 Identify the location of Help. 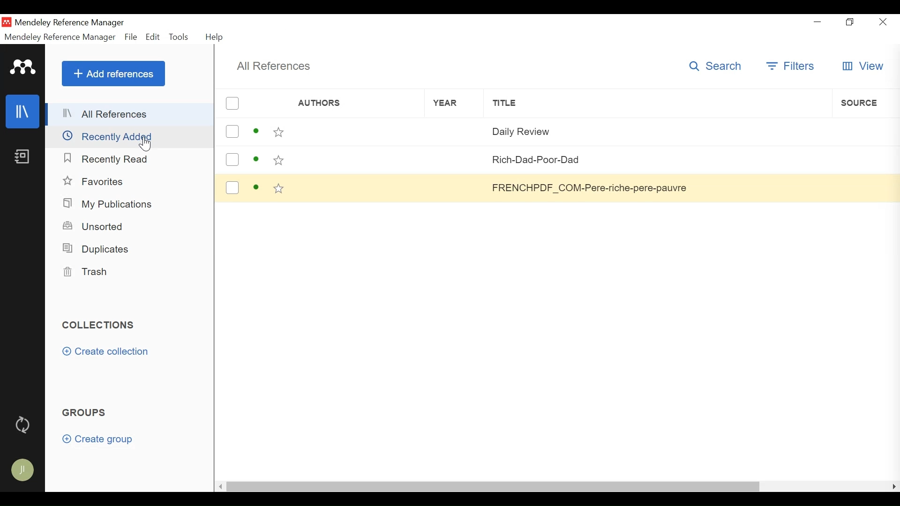
(216, 37).